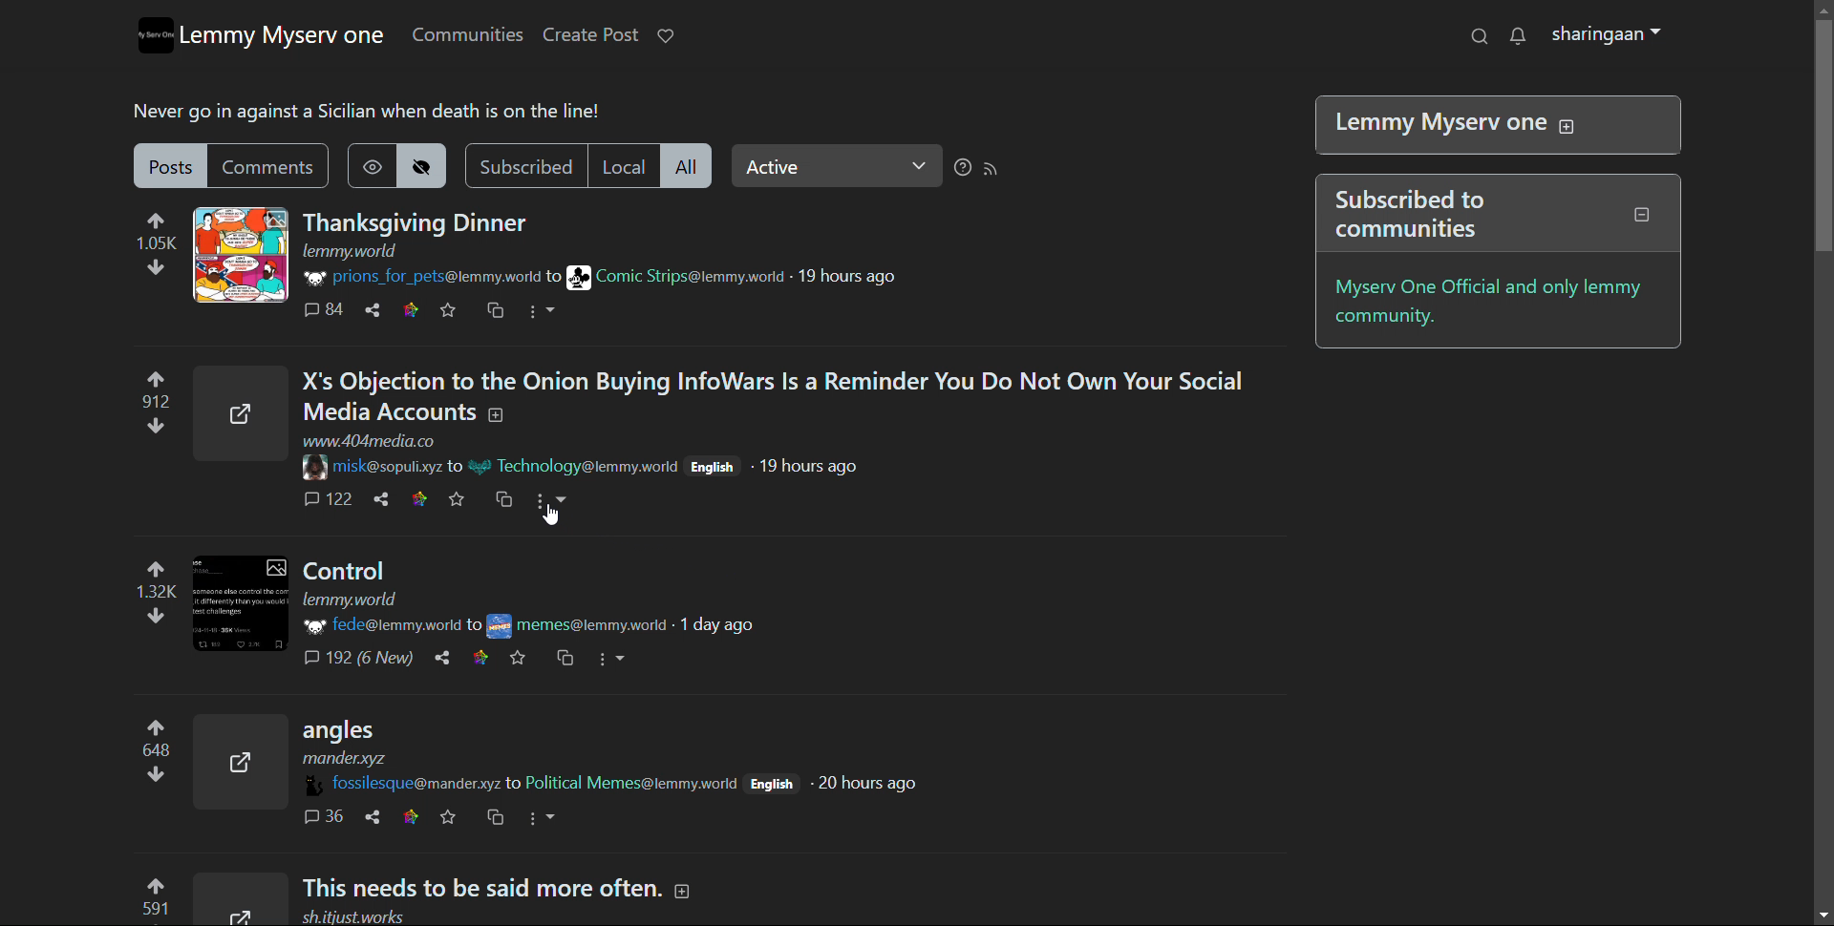 The image size is (1834, 926). Describe the element at coordinates (241, 605) in the screenshot. I see `Expand here with this image` at that location.